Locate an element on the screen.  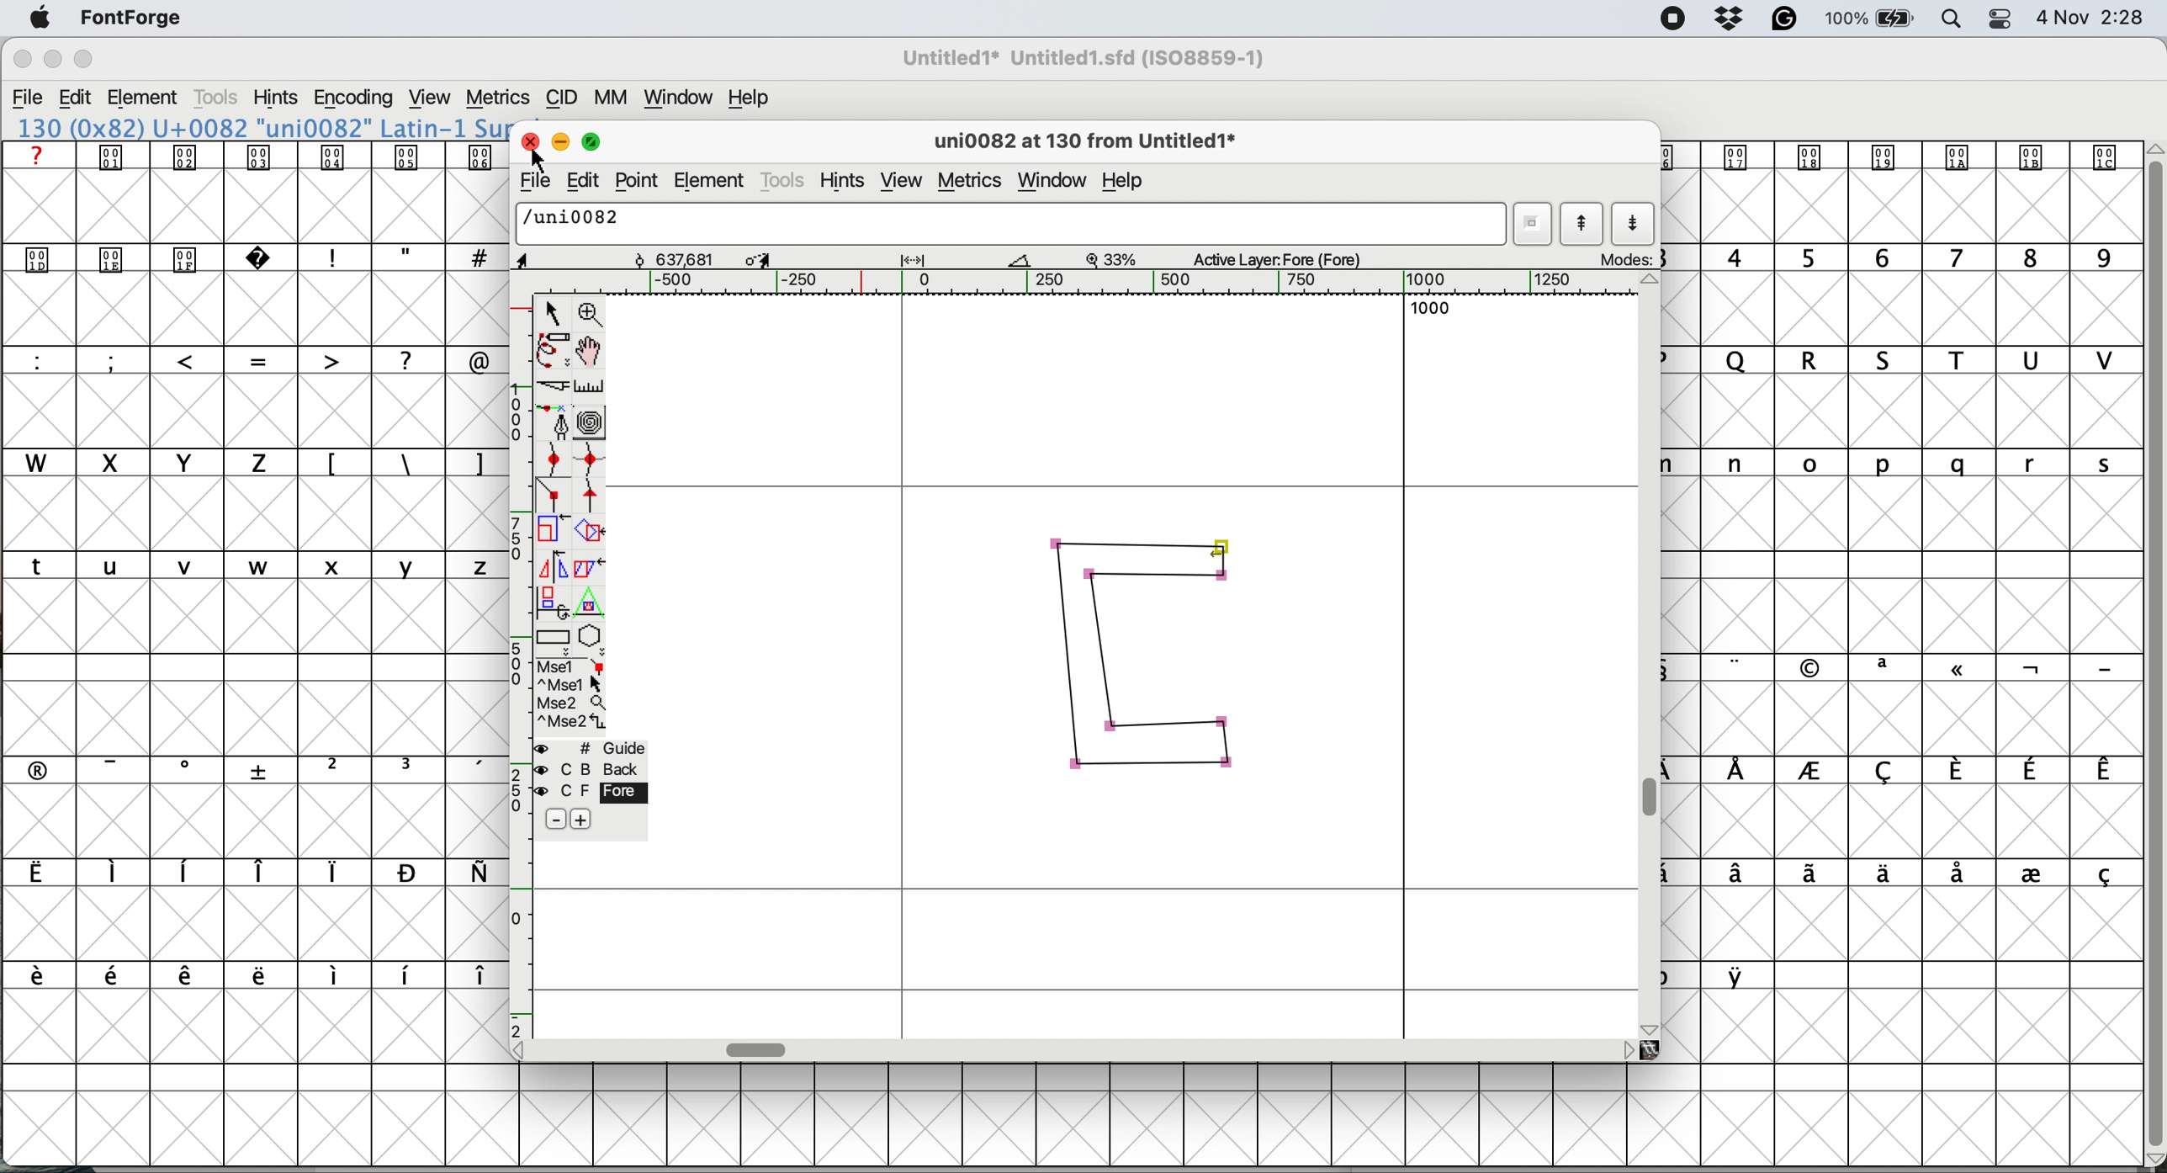
element is located at coordinates (145, 99).